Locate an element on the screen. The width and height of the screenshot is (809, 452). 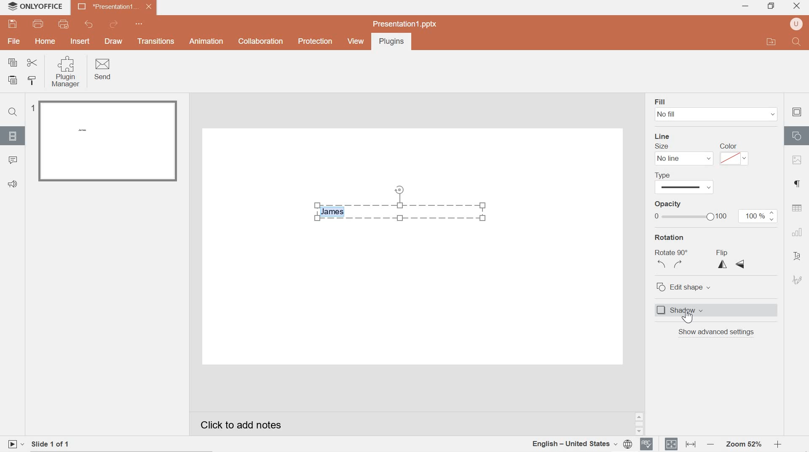
redo is located at coordinates (115, 24).